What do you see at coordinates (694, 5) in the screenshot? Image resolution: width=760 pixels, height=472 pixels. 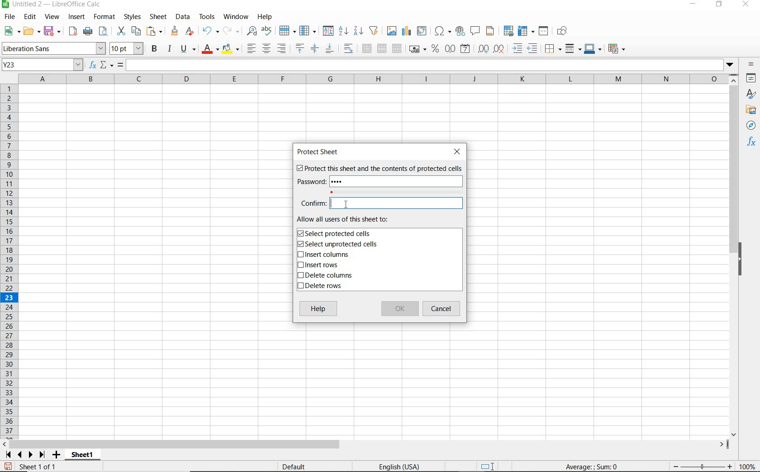 I see `MINIMIZE` at bounding box center [694, 5].